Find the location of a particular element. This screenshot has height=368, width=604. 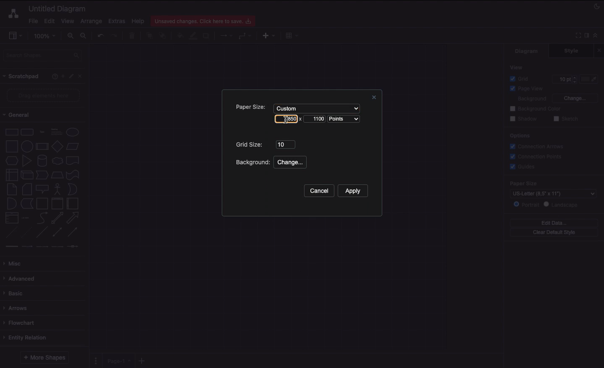

Close is located at coordinates (82, 76).